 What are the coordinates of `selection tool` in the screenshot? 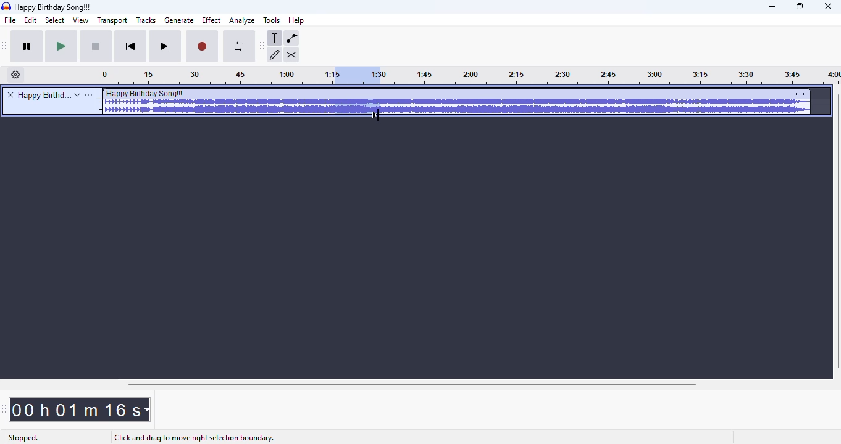 It's located at (275, 38).